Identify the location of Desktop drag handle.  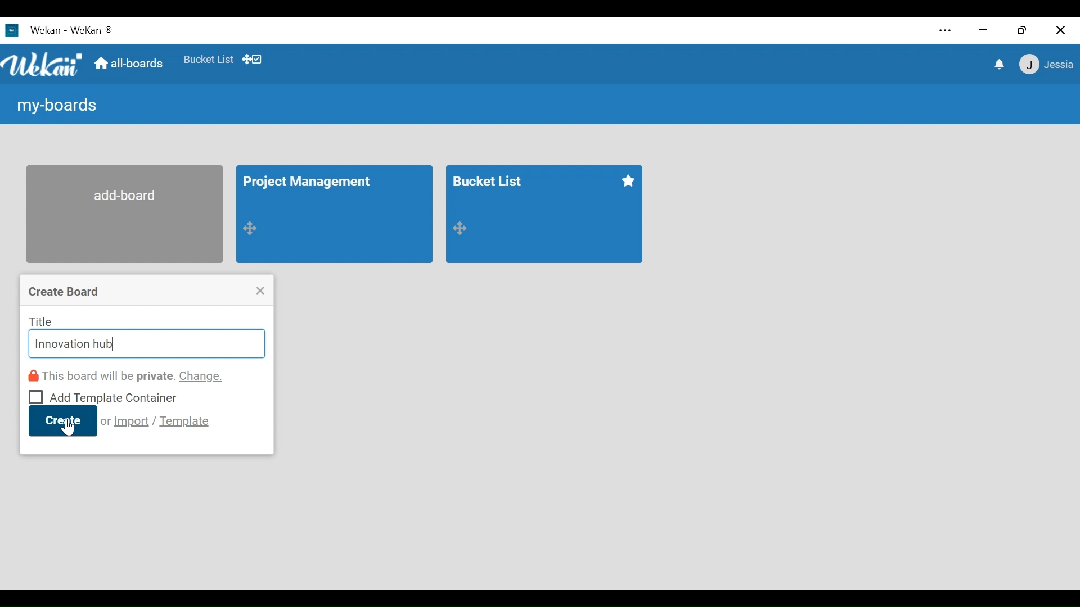
(252, 227).